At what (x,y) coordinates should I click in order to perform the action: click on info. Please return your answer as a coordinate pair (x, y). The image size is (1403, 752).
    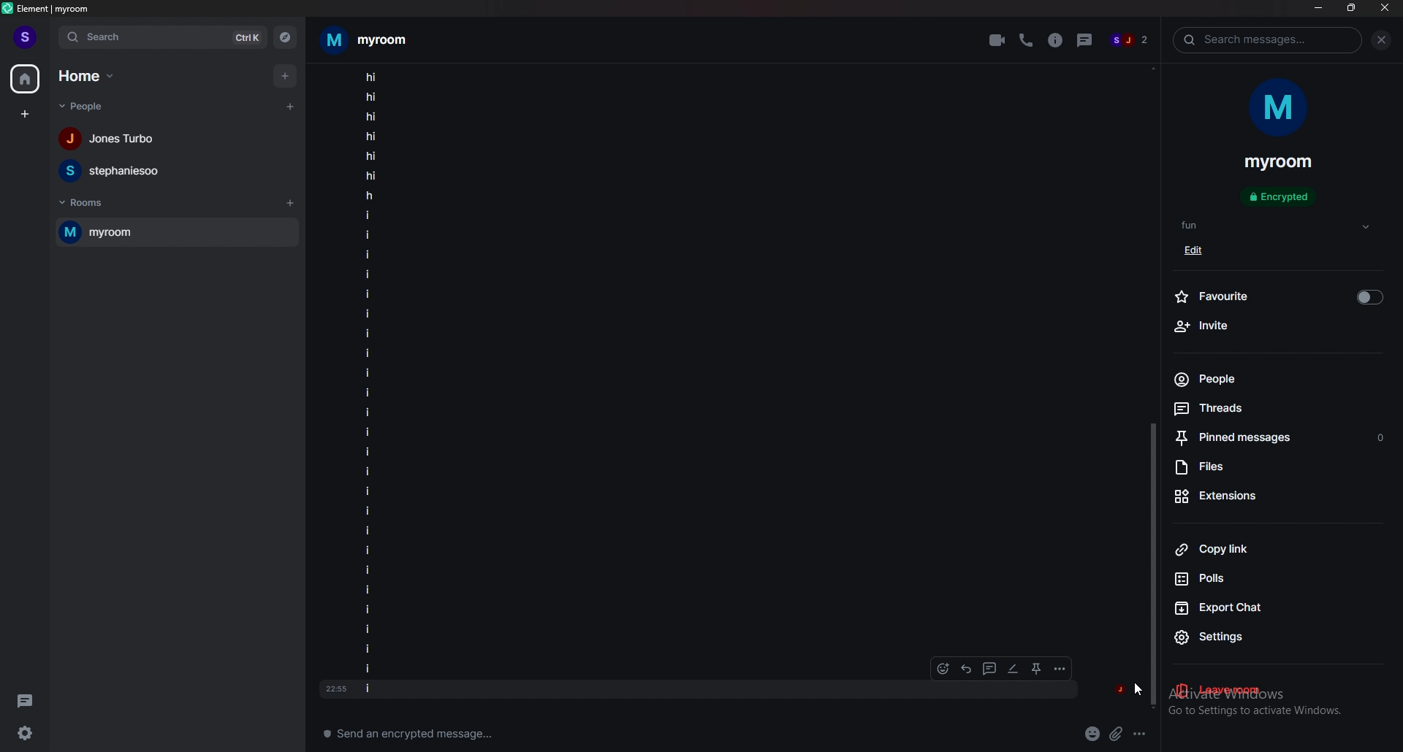
    Looking at the image, I should click on (1054, 39).